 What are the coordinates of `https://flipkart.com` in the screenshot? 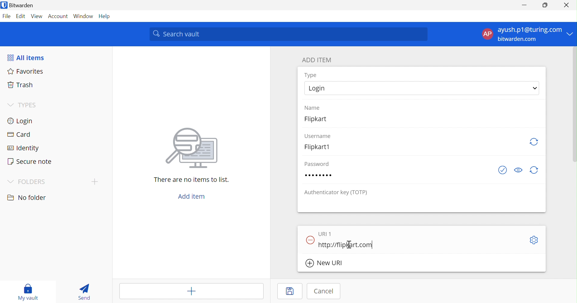 It's located at (346, 245).